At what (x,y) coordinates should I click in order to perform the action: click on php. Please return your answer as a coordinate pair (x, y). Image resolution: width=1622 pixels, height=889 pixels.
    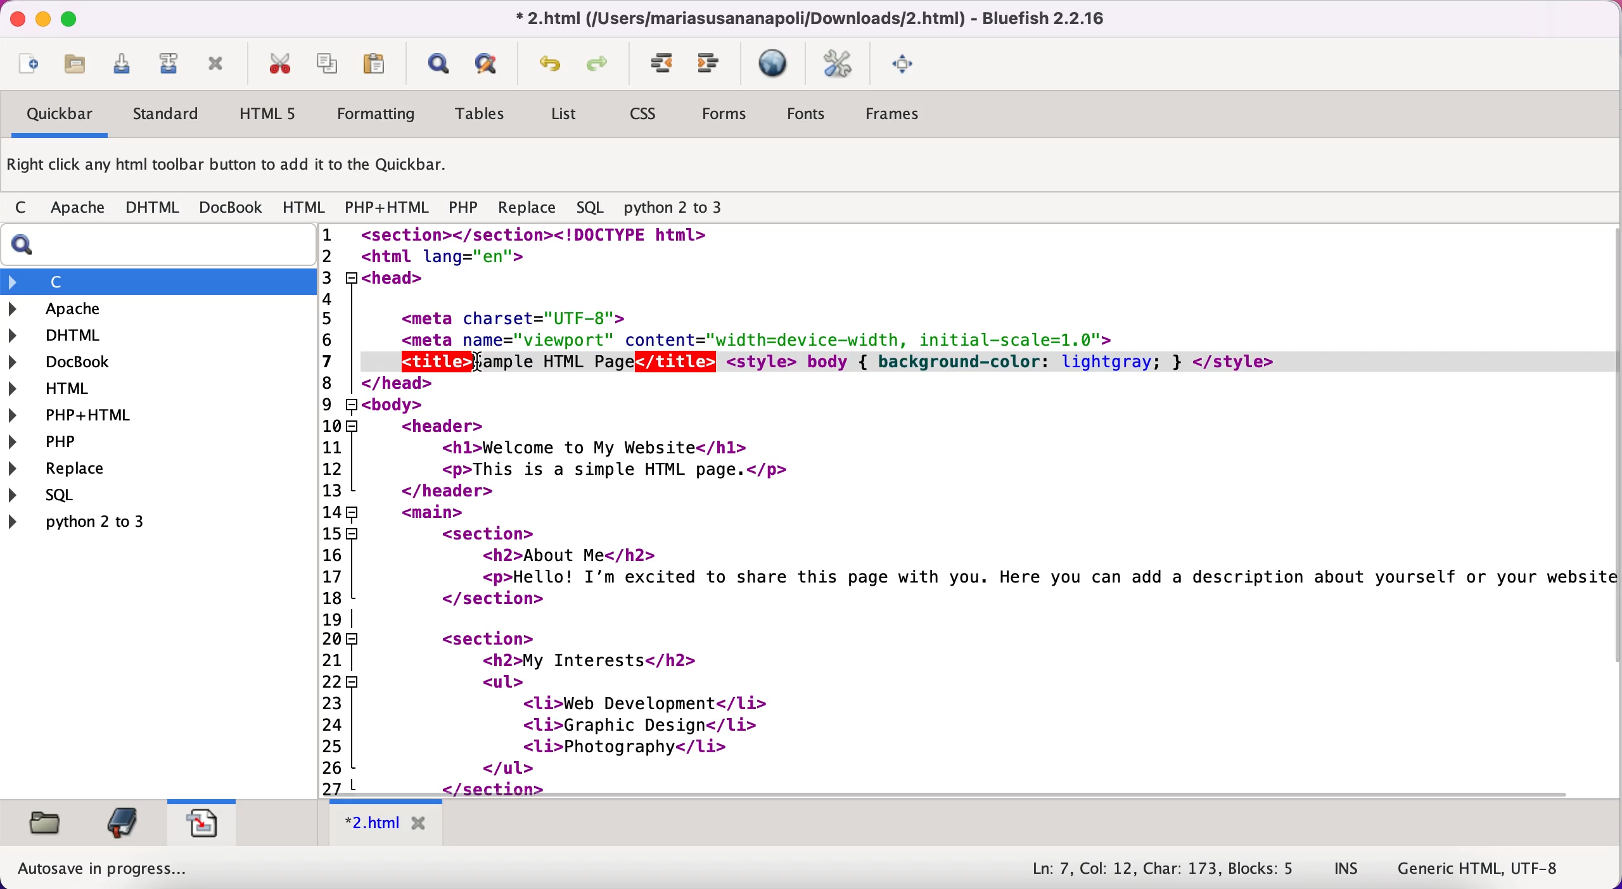
    Looking at the image, I should click on (463, 210).